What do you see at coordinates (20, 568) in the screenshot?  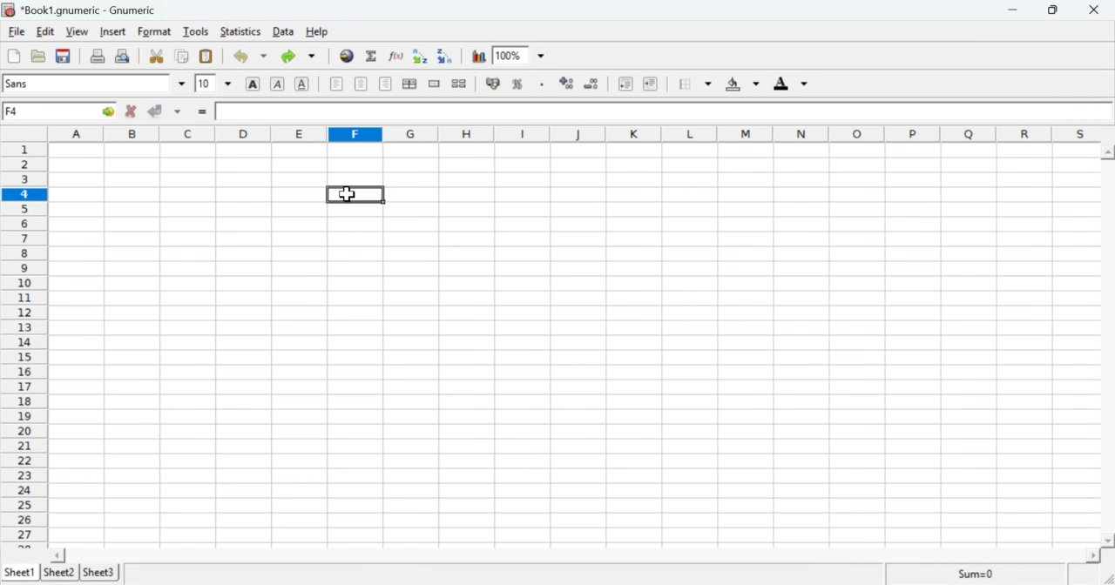 I see `Sheet1` at bounding box center [20, 568].